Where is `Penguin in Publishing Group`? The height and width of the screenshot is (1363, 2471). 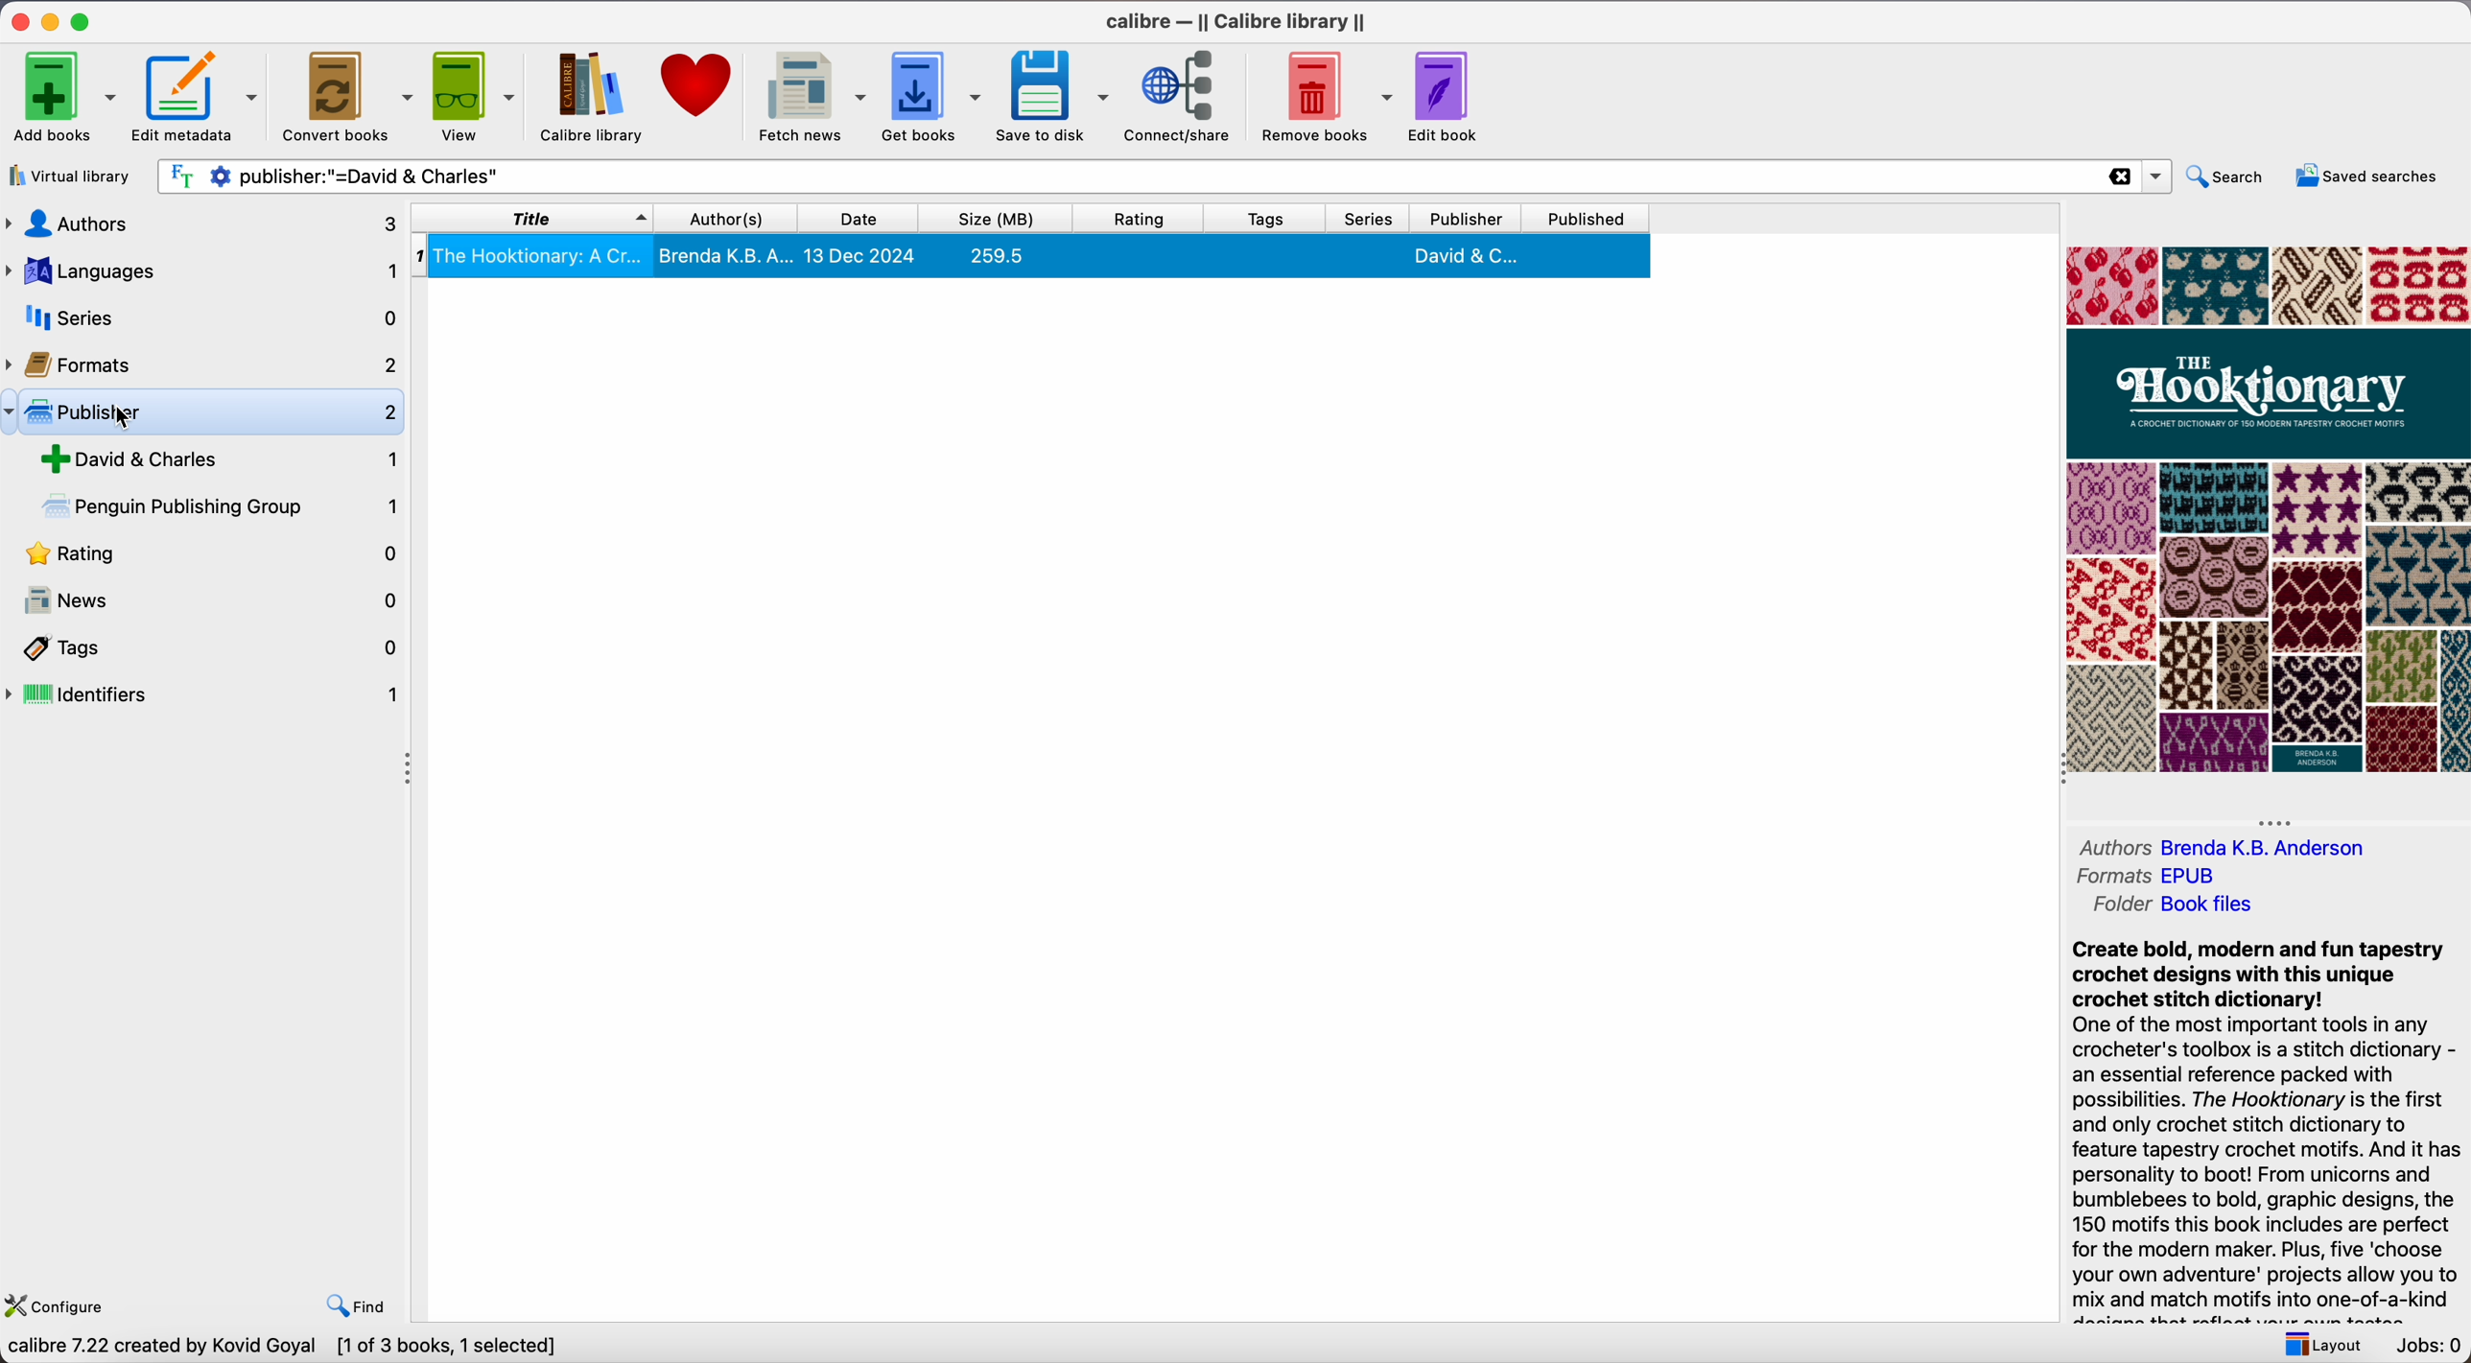 Penguin in Publishing Group is located at coordinates (224, 509).